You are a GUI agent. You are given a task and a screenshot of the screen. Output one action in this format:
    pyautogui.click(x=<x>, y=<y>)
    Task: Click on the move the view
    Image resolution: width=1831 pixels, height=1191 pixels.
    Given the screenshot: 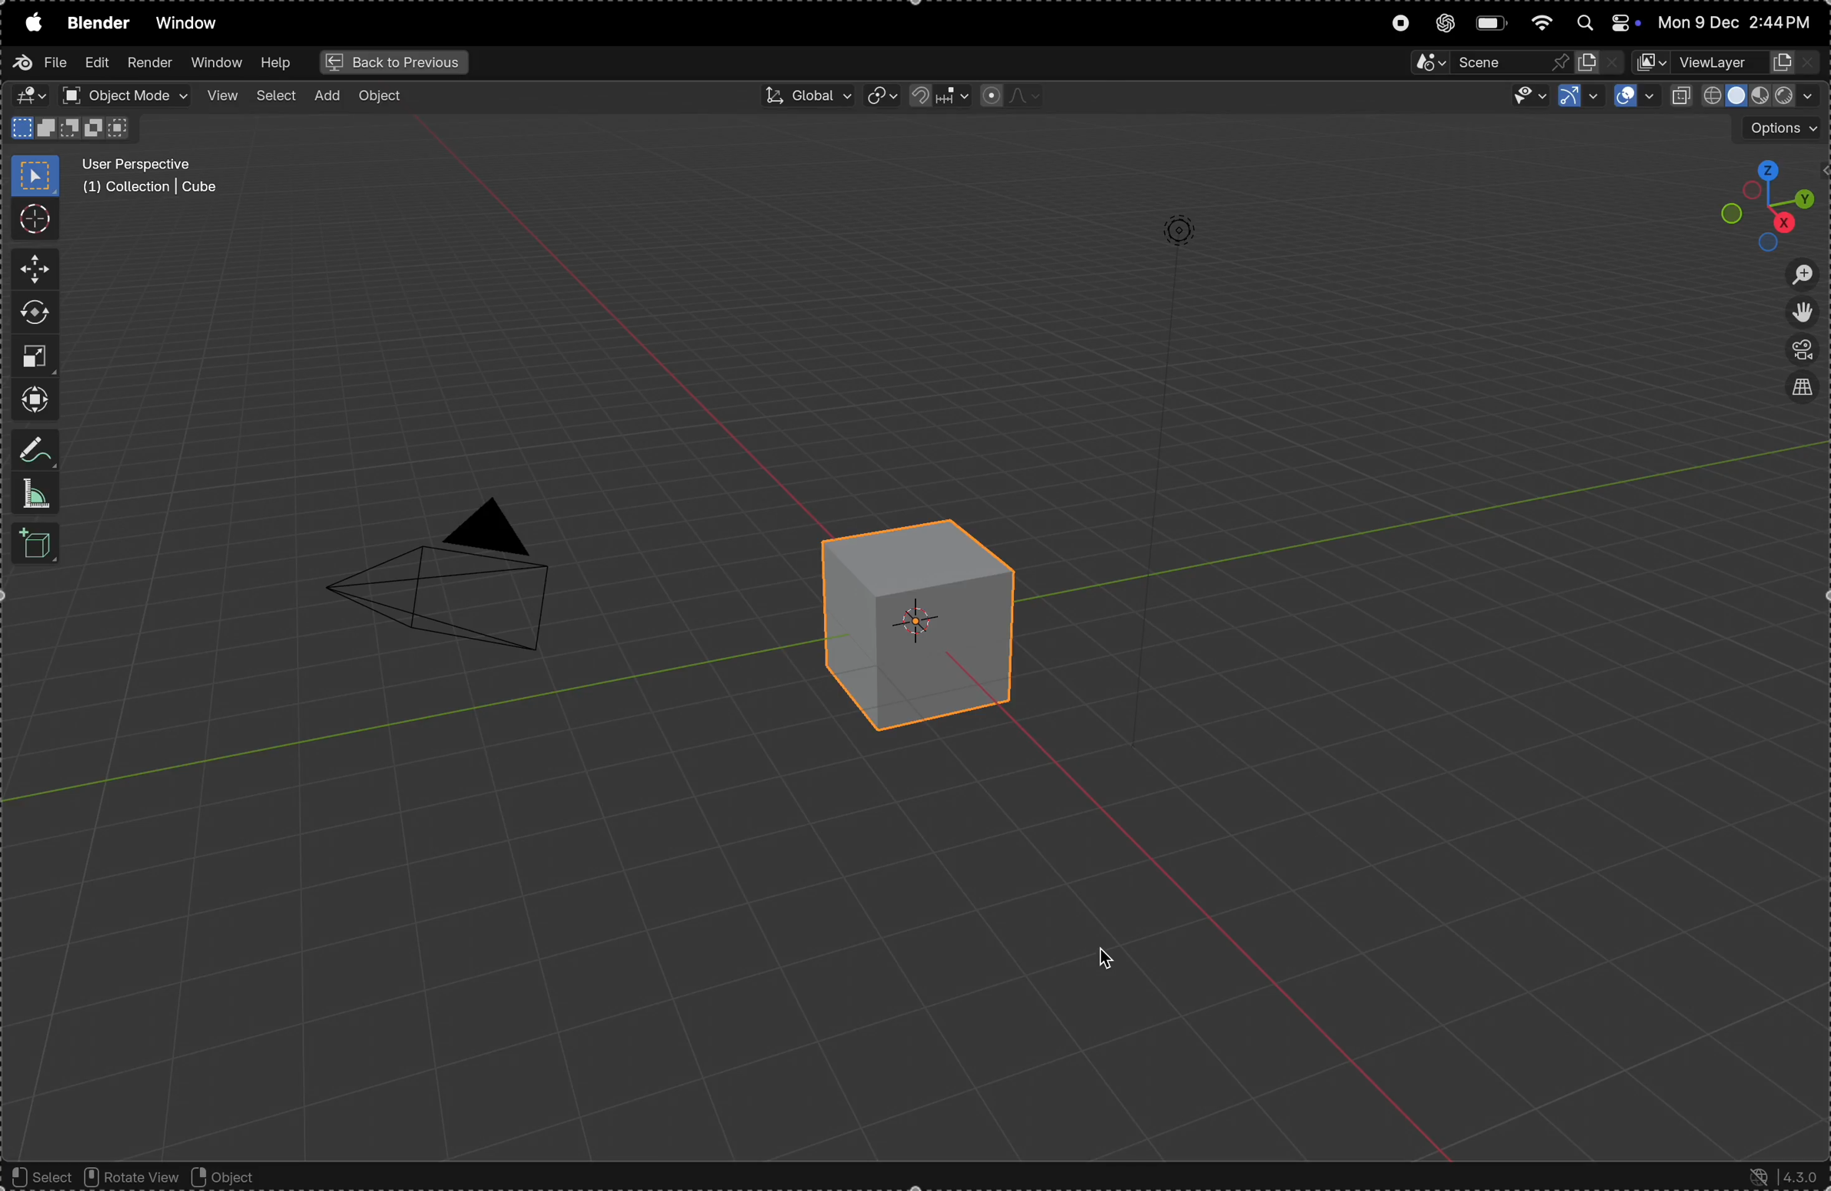 What is the action you would take?
    pyautogui.click(x=1804, y=314)
    